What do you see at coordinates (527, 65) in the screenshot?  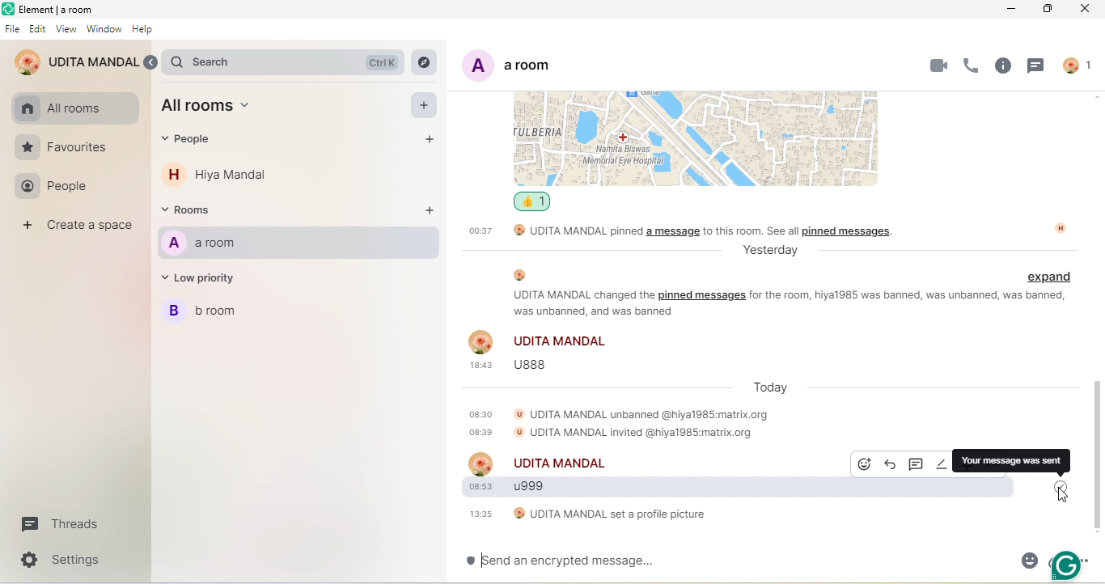 I see `A a room` at bounding box center [527, 65].